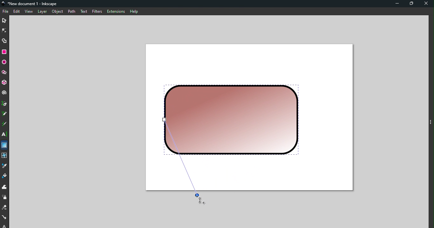 The image size is (434, 228). Describe the element at coordinates (201, 200) in the screenshot. I see `cursor` at that location.